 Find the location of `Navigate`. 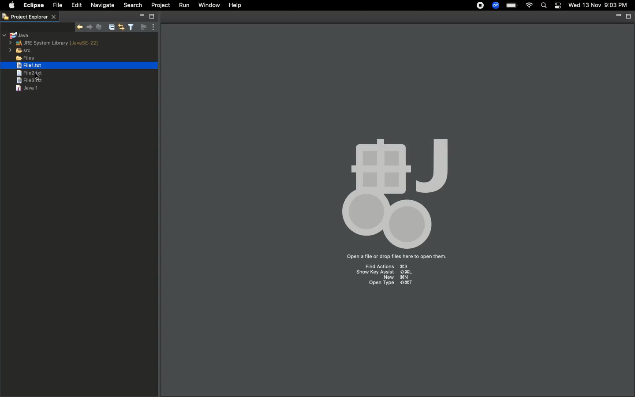

Navigate is located at coordinates (103, 5).